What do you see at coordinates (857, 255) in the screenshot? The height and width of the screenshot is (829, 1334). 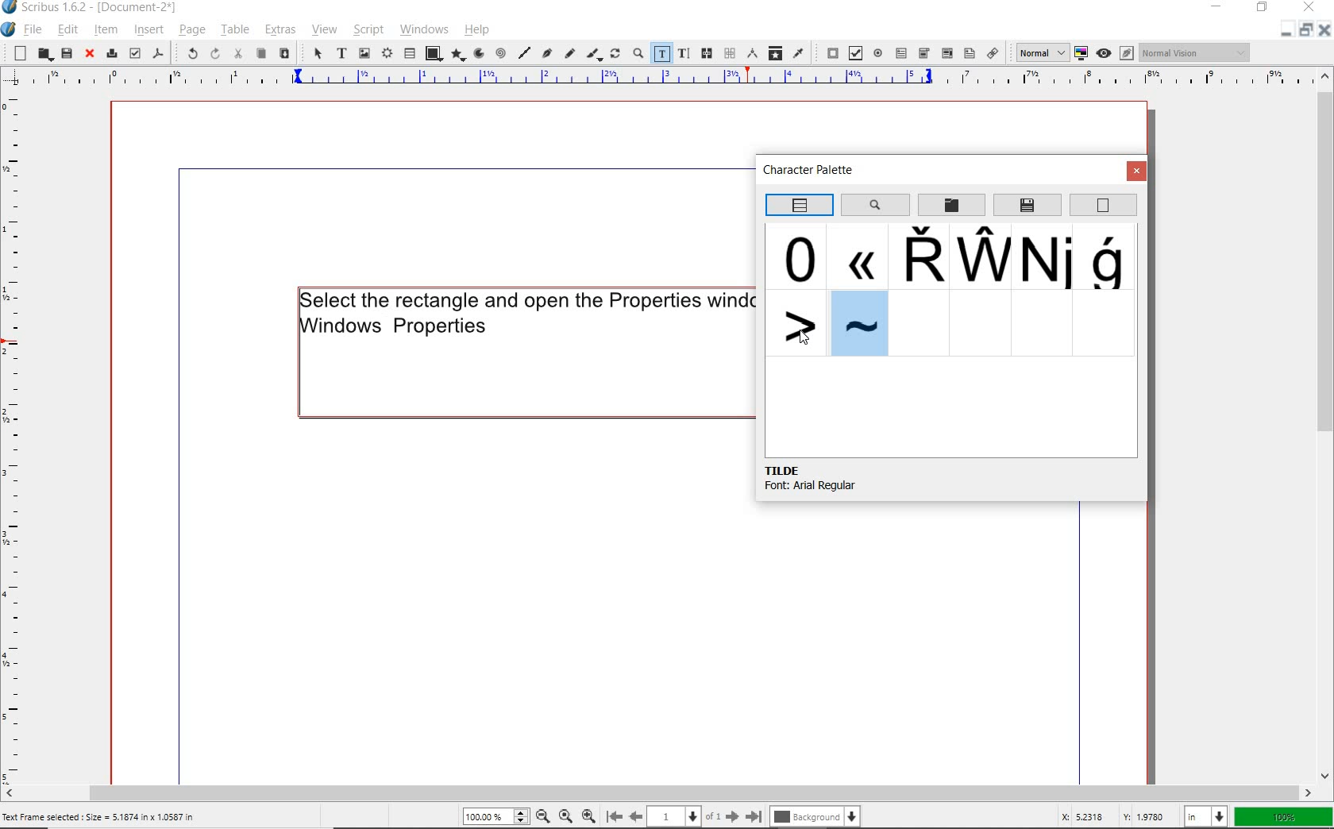 I see `glyphs` at bounding box center [857, 255].